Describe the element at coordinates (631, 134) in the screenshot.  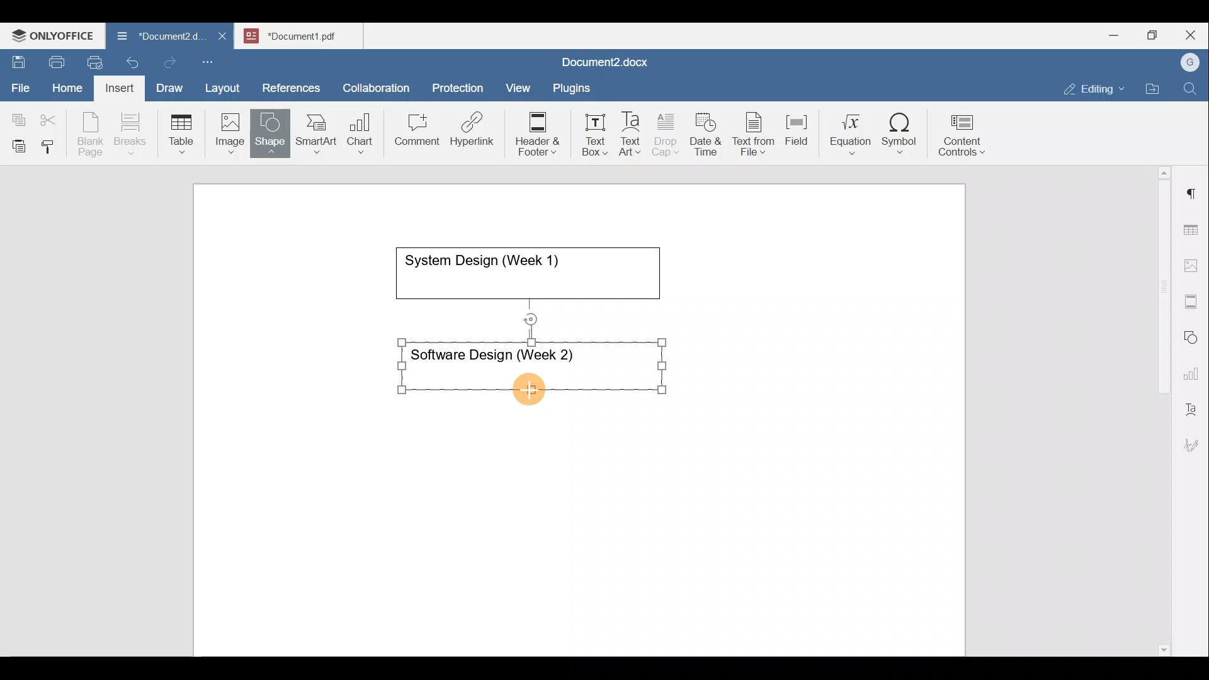
I see `Text Art` at that location.